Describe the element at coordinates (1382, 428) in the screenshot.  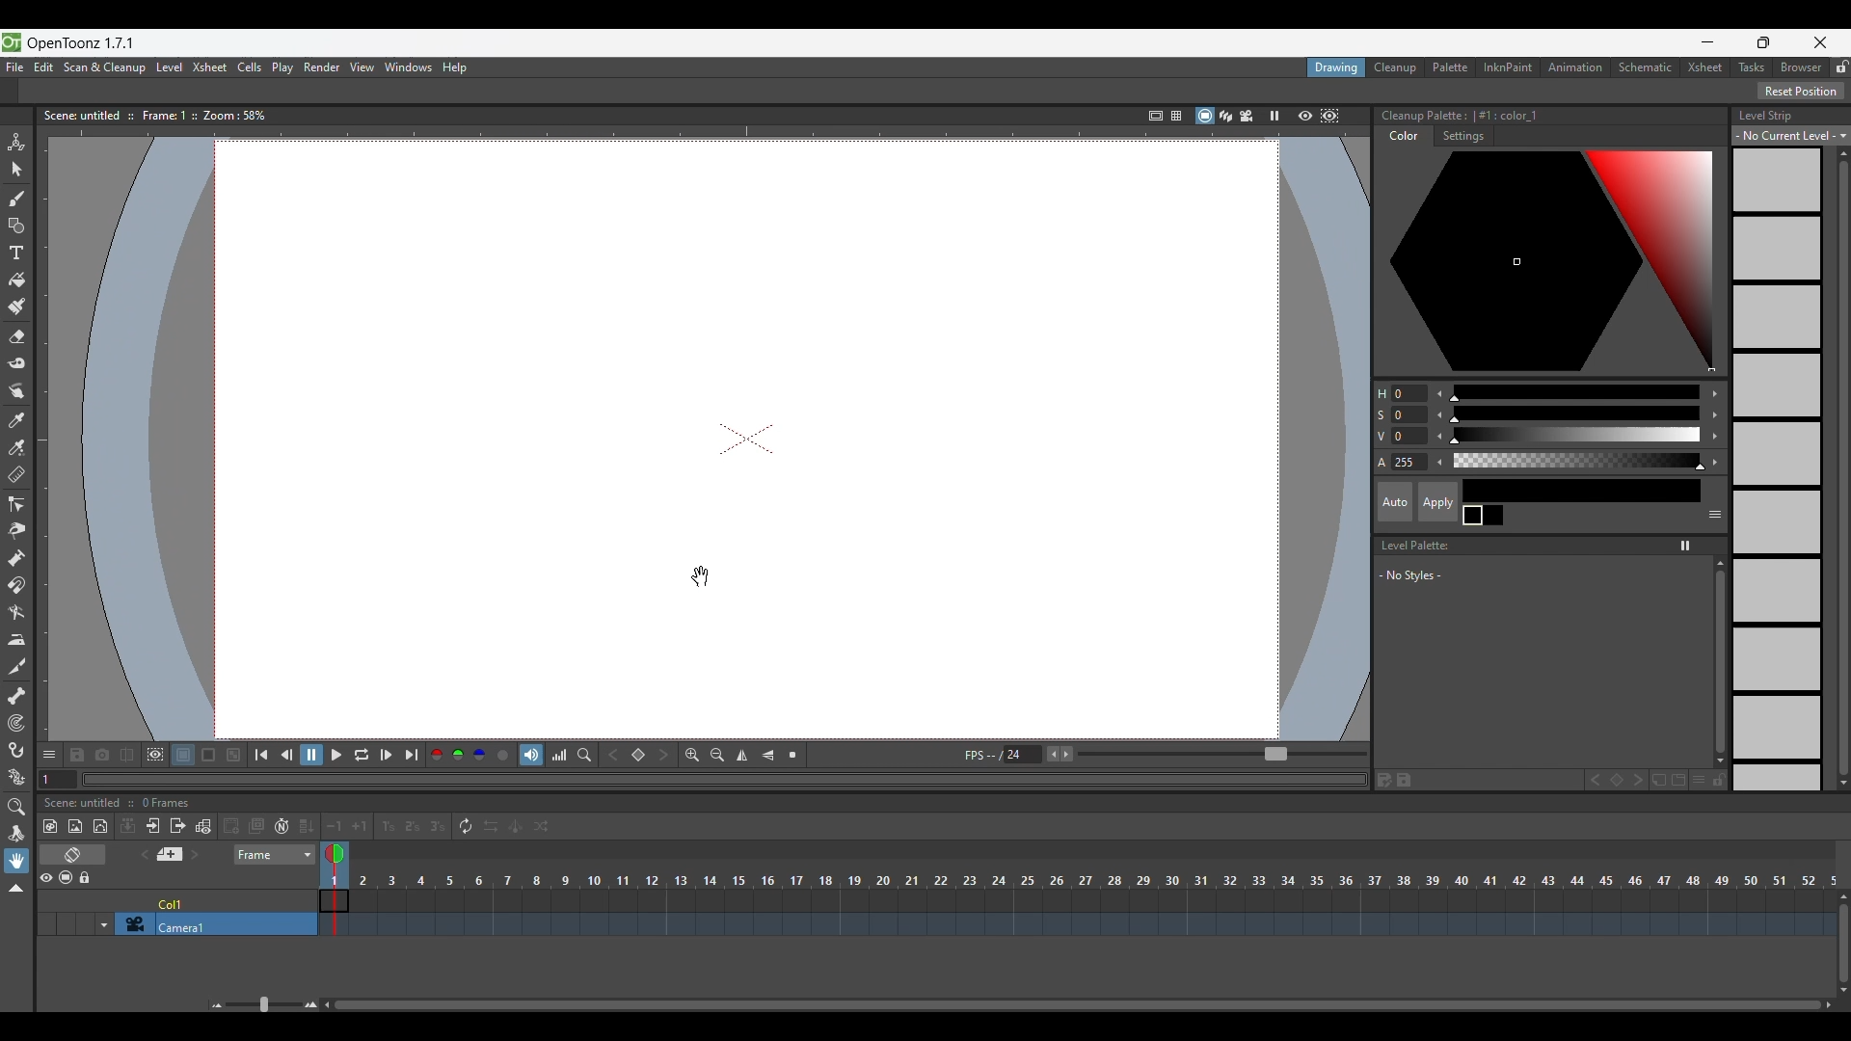
I see `Color modification options` at that location.